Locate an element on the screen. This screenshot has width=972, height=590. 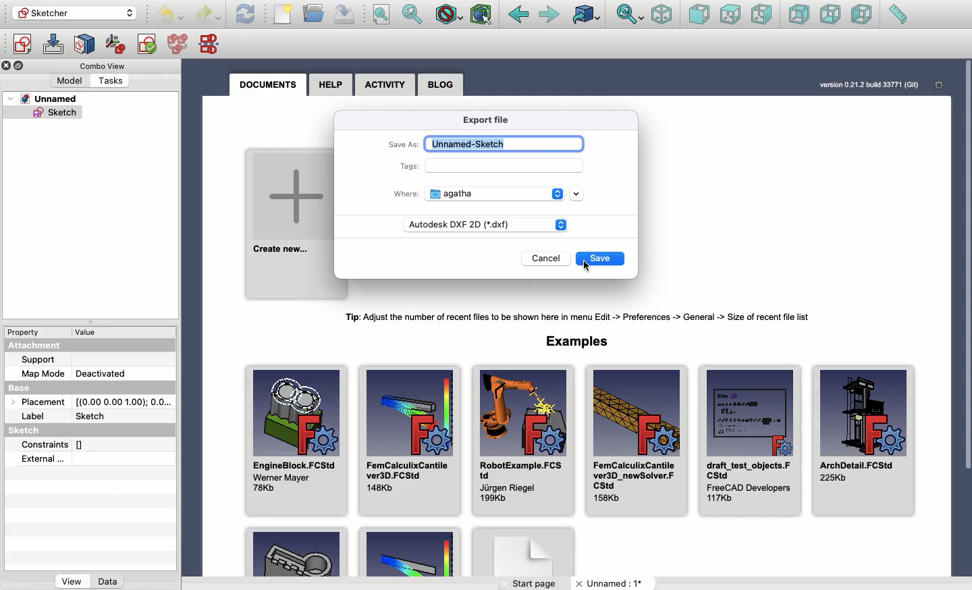
Rear is located at coordinates (799, 16).